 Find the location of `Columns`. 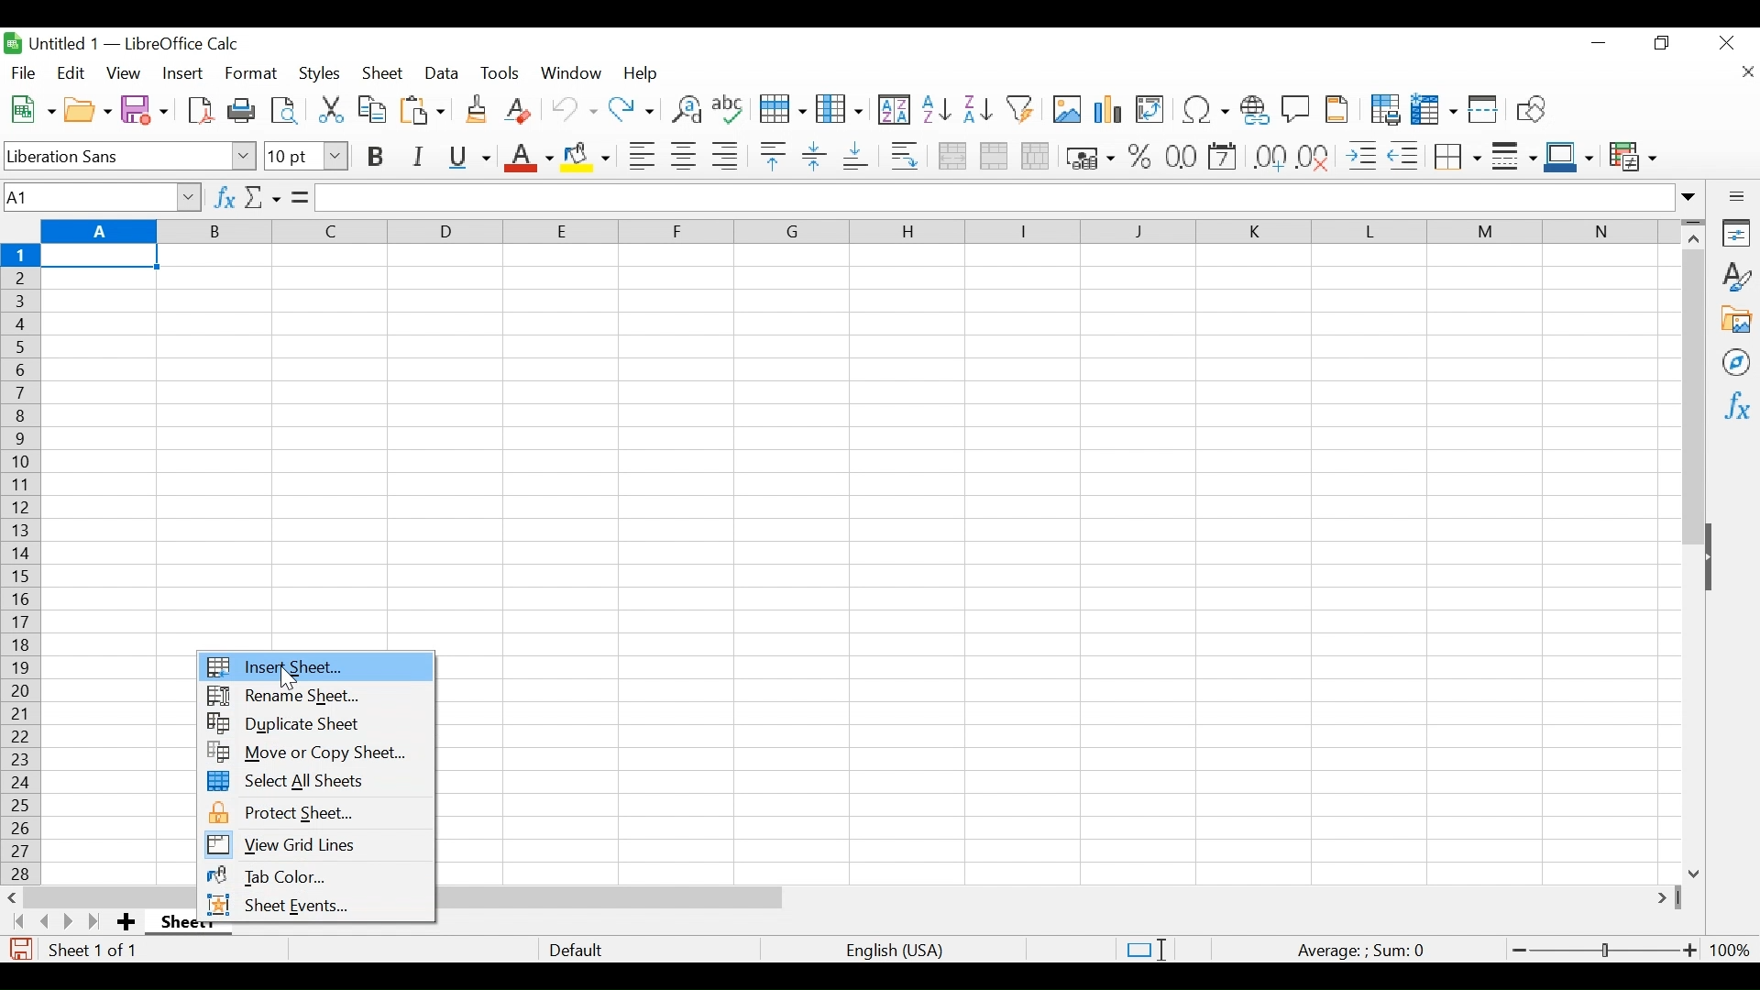

Columns is located at coordinates (860, 231).